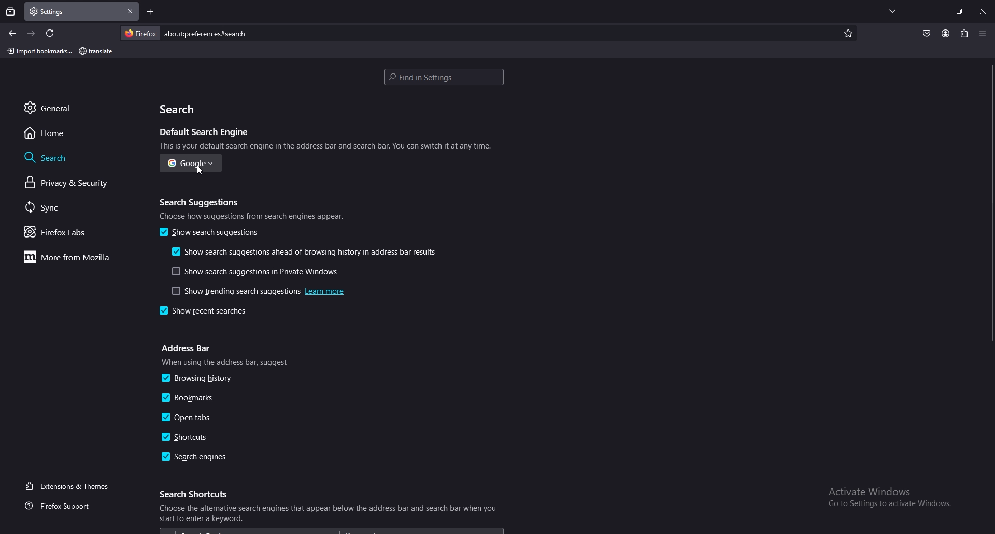 This screenshot has height=534, width=995. Describe the element at coordinates (252, 216) in the screenshot. I see `info` at that location.